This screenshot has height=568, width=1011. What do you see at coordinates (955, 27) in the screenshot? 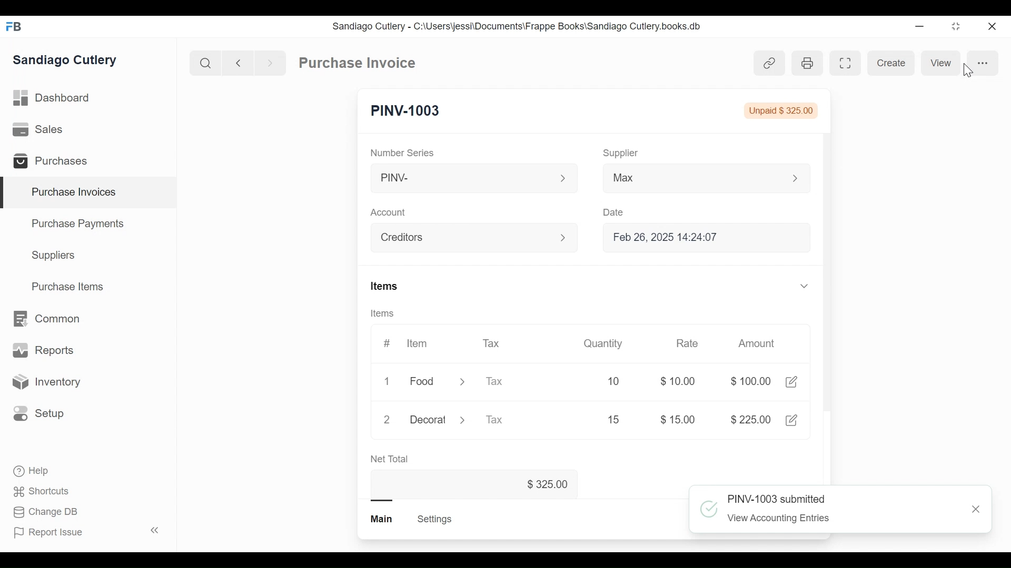
I see `restore` at bounding box center [955, 27].